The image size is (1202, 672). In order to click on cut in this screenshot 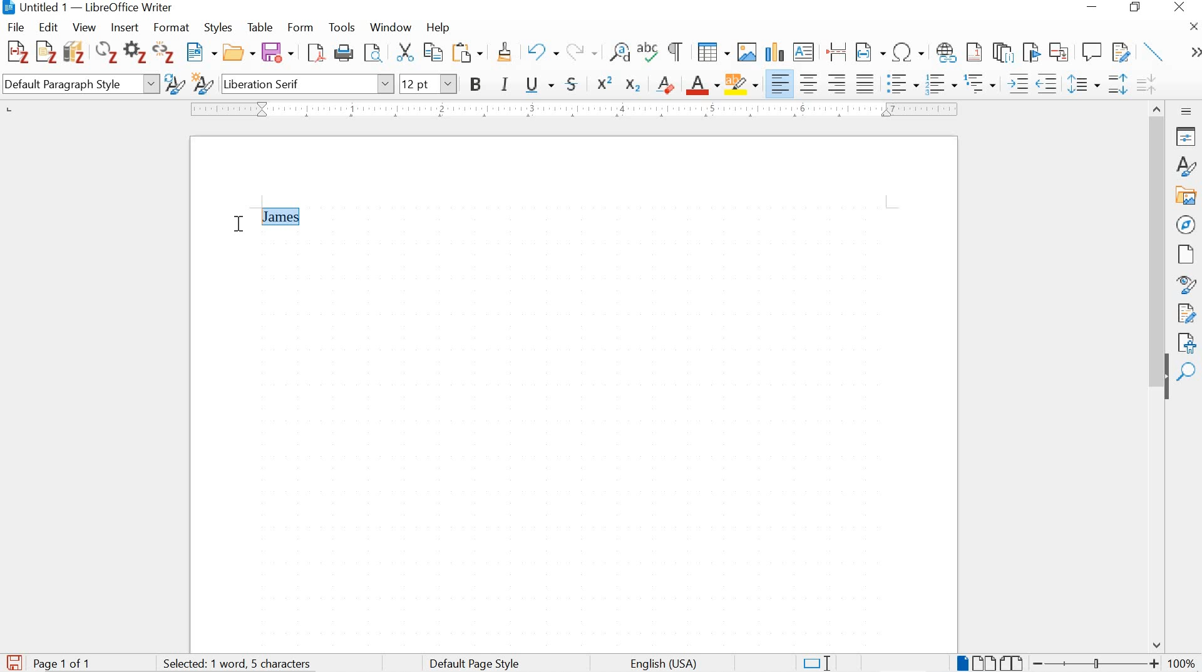, I will do `click(404, 54)`.